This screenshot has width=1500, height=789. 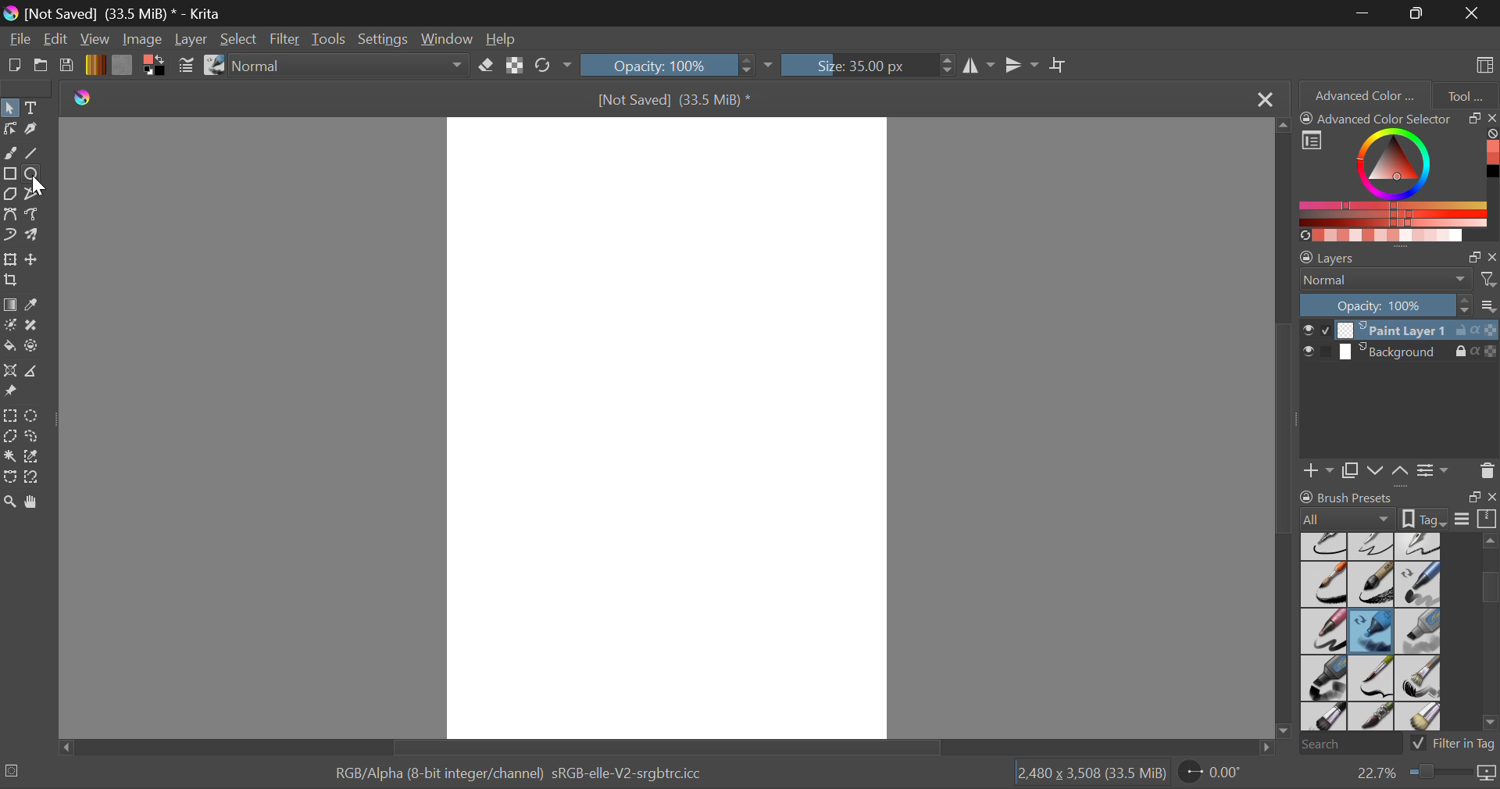 What do you see at coordinates (1322, 586) in the screenshot?
I see `Ink-7 Brush Rough` at bounding box center [1322, 586].